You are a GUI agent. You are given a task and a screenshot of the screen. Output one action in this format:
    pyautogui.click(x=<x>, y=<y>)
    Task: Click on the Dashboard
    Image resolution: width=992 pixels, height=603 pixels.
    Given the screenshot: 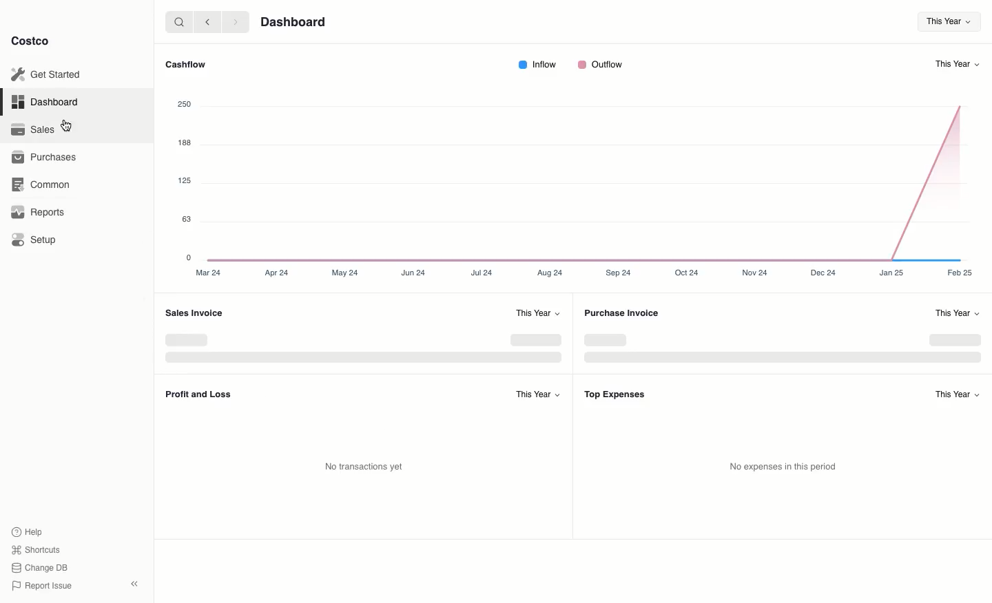 What is the action you would take?
    pyautogui.click(x=48, y=103)
    